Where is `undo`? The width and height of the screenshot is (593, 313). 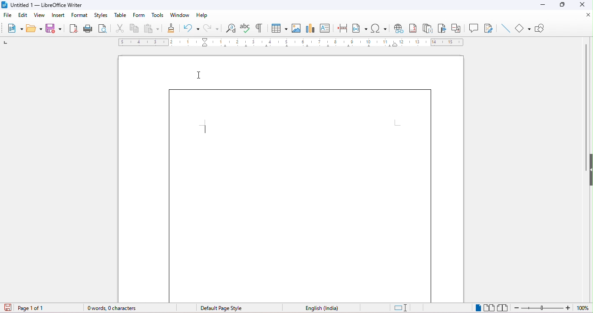 undo is located at coordinates (191, 28).